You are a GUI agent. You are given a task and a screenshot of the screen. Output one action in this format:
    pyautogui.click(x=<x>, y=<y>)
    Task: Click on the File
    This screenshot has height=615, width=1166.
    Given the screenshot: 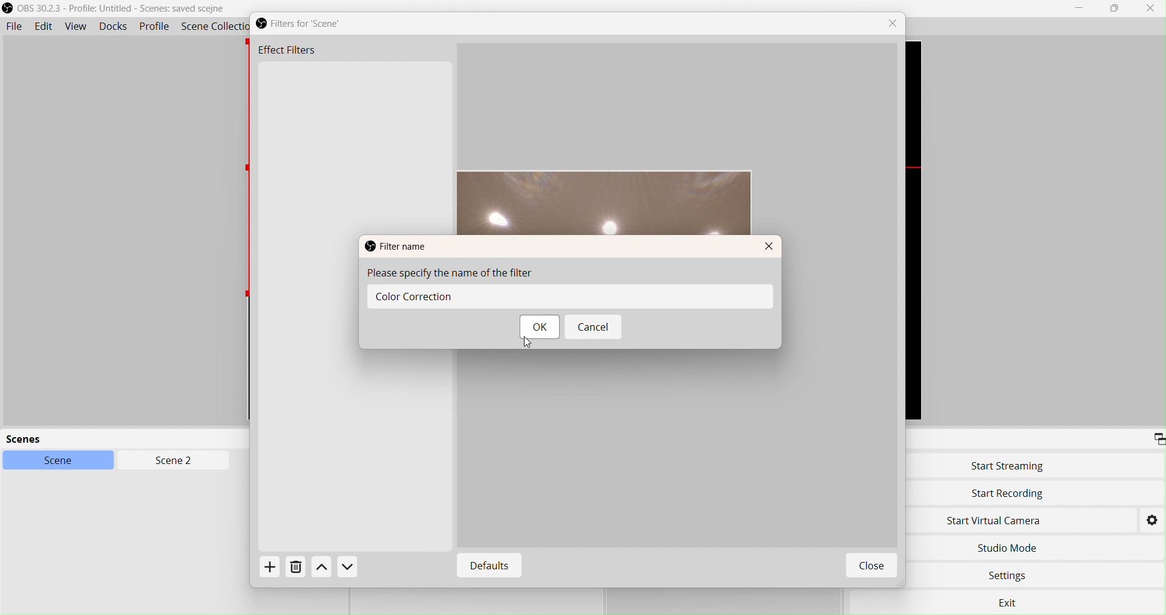 What is the action you would take?
    pyautogui.click(x=14, y=27)
    